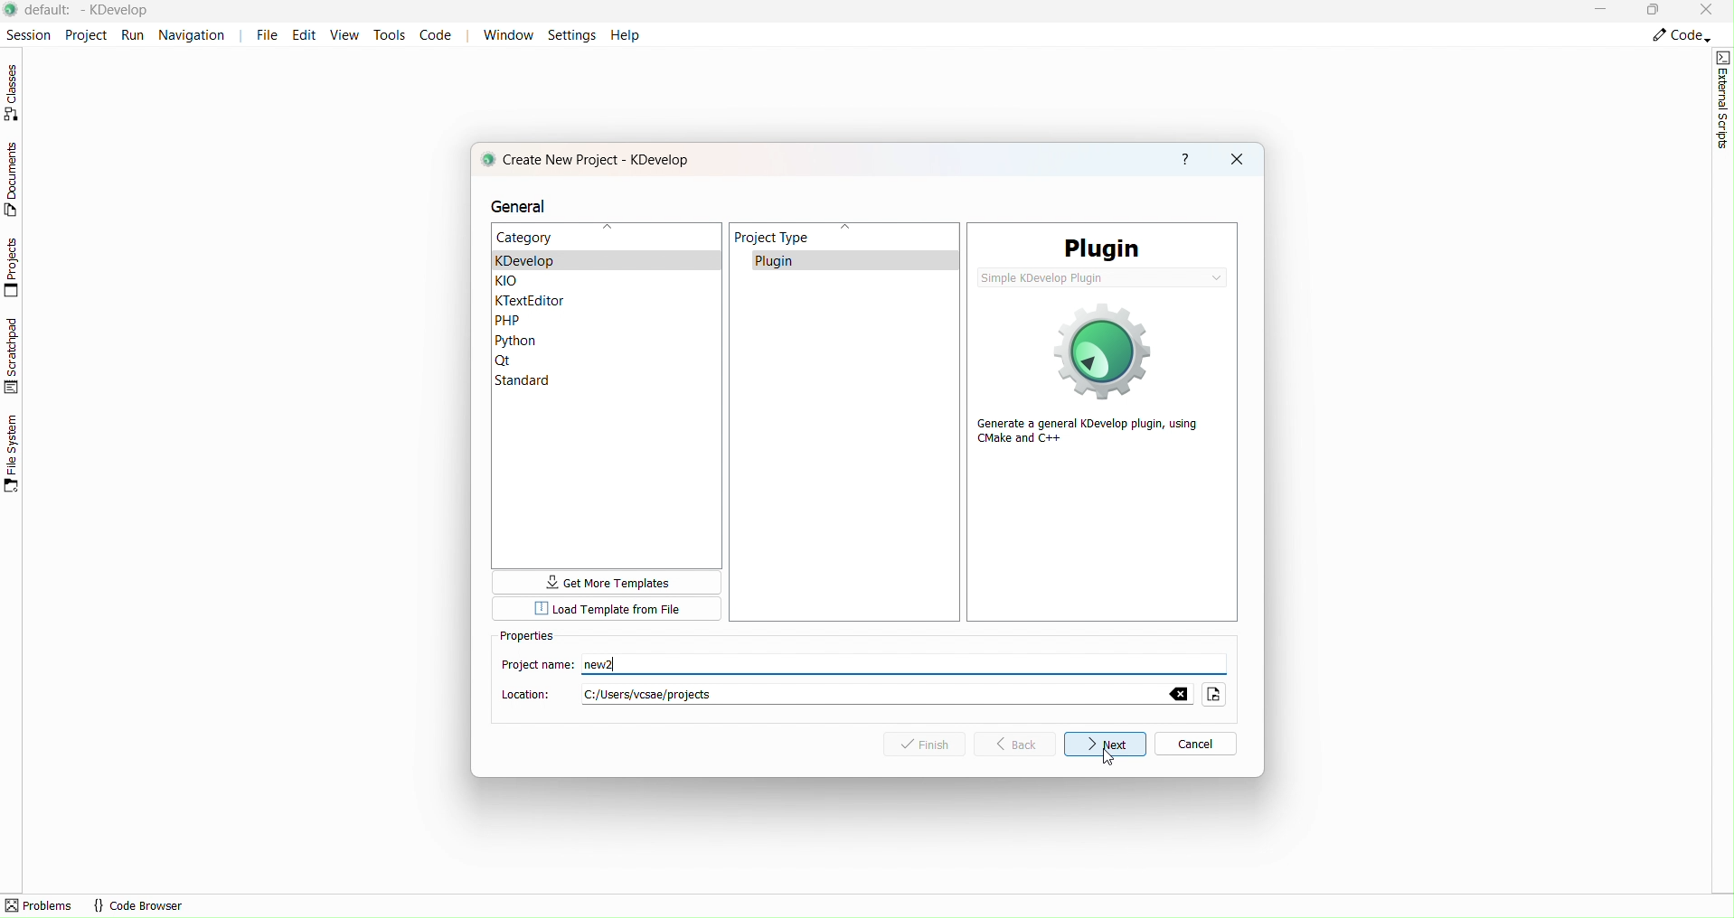 This screenshot has width=1734, height=918. I want to click on Properties, so click(530, 638).